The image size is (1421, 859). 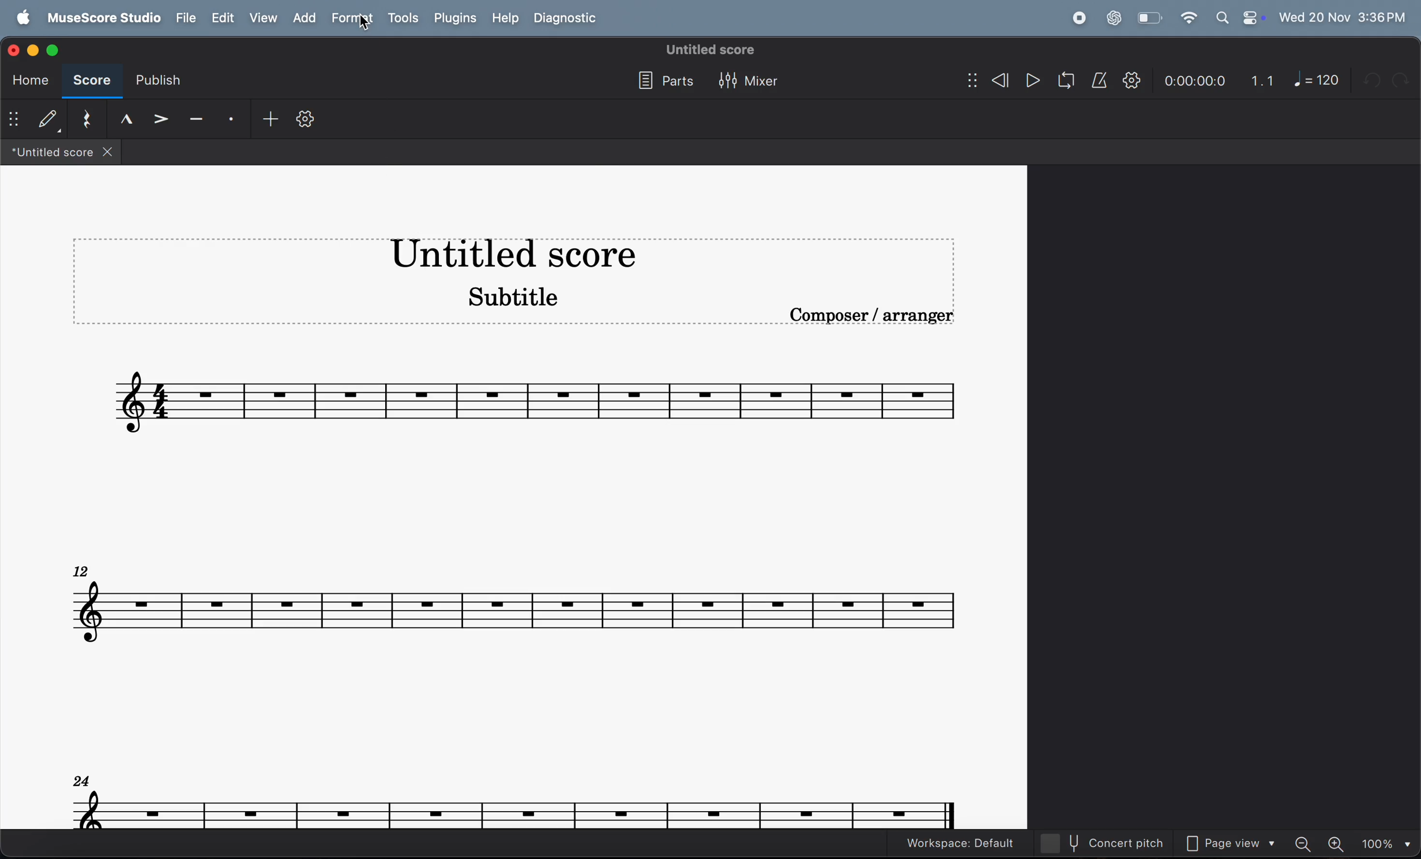 I want to click on 1.1, so click(x=1263, y=81).